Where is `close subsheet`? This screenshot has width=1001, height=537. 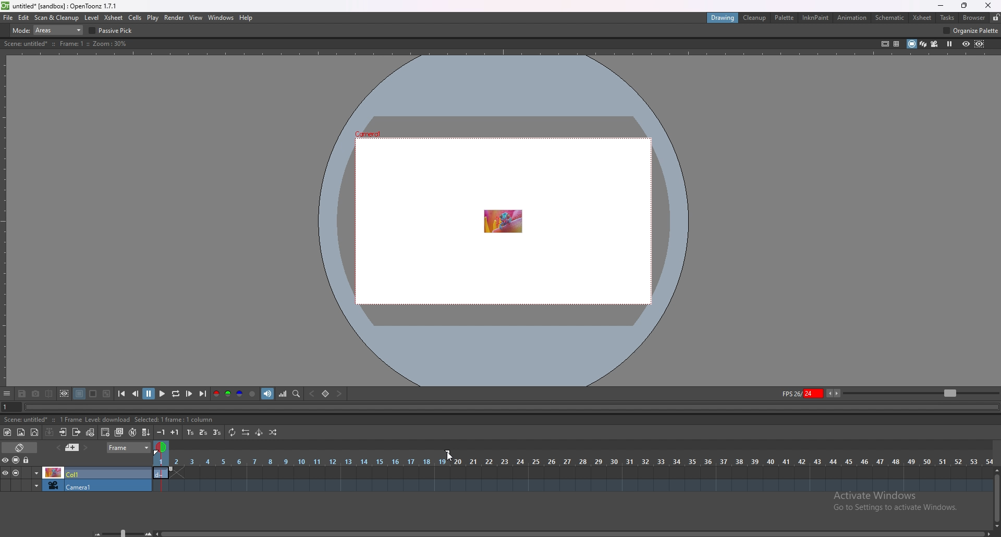 close subsheet is located at coordinates (77, 432).